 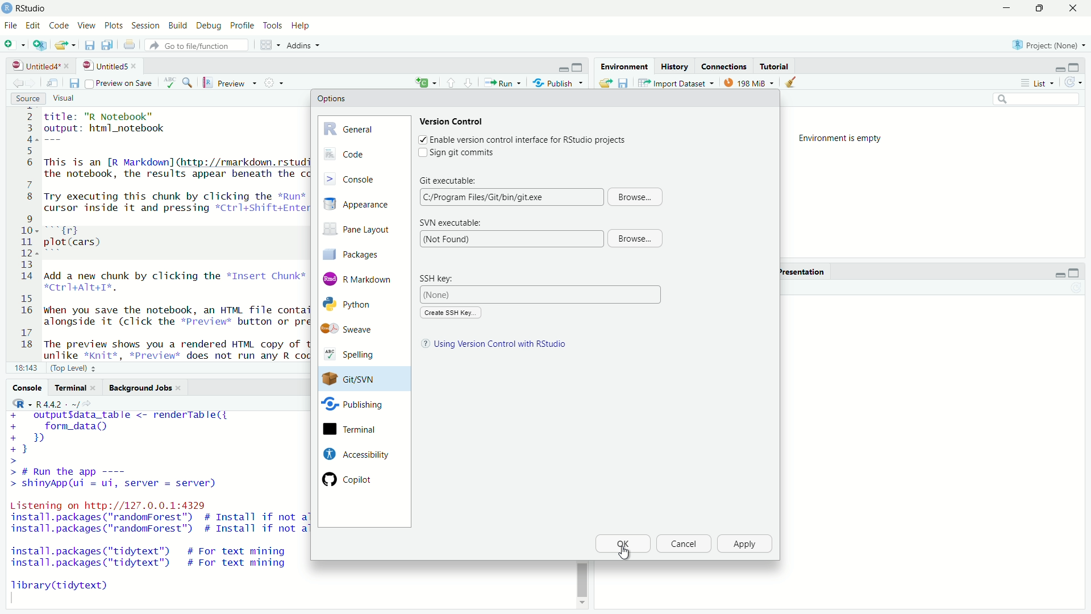 What do you see at coordinates (66, 45) in the screenshot?
I see `open an existing file` at bounding box center [66, 45].